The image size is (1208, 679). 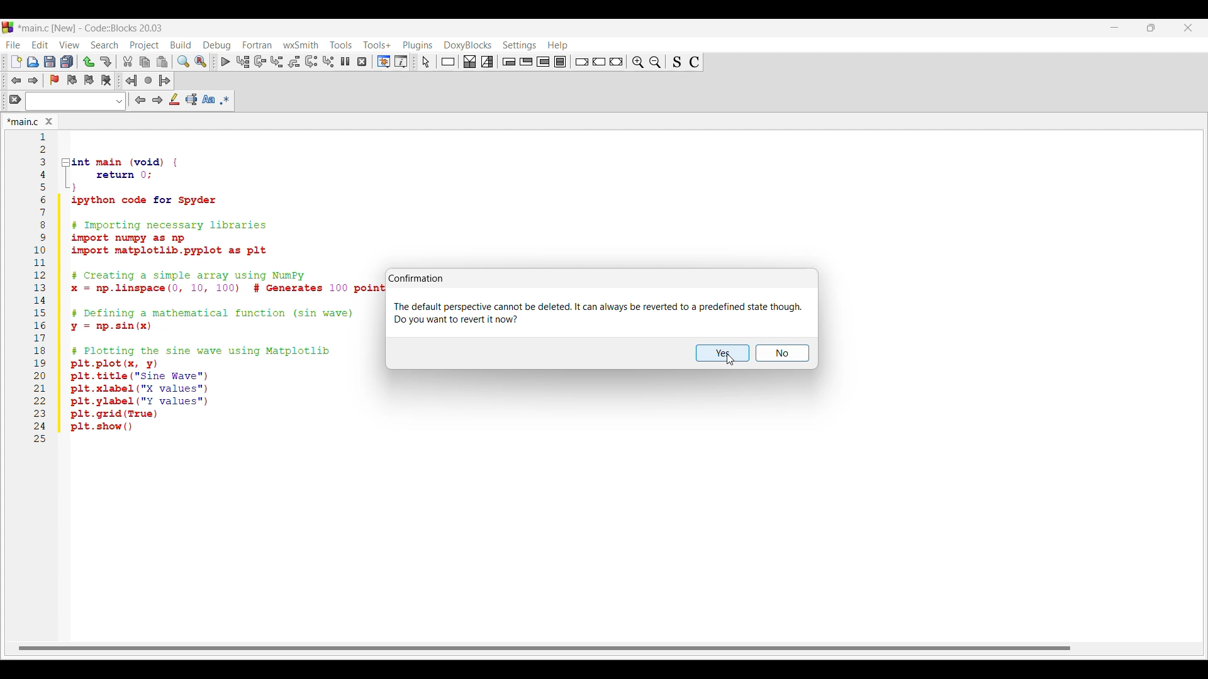 I want to click on Zoom in, so click(x=638, y=62).